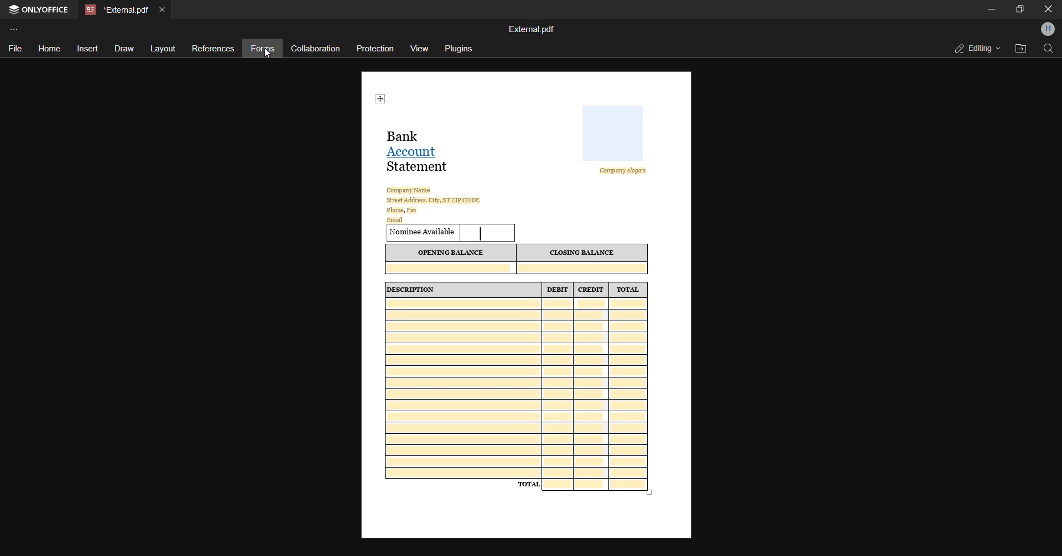  I want to click on profle, so click(1048, 29).